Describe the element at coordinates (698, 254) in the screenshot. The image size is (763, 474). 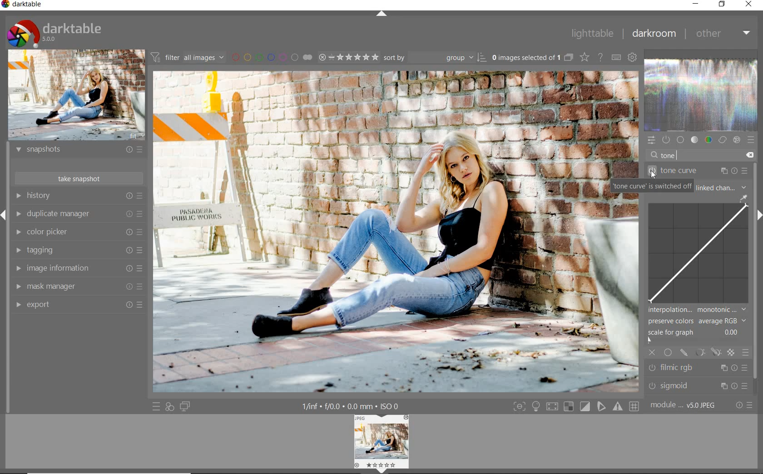
I see `tone curve map` at that location.